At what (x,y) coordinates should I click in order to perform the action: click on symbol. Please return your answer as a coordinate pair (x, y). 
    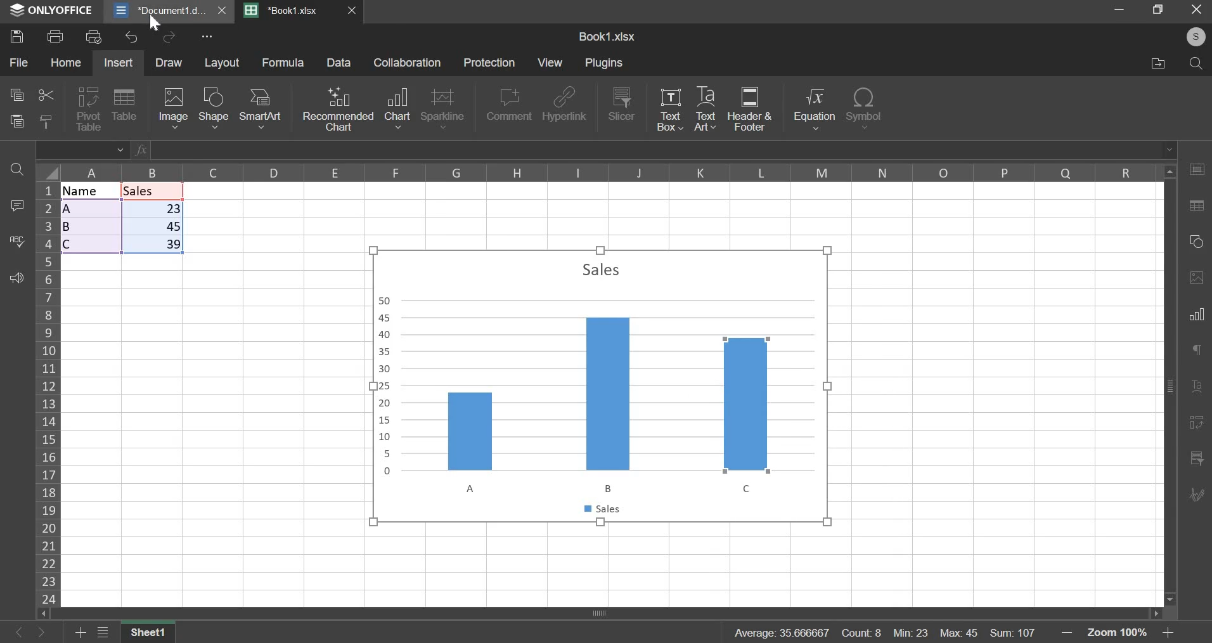
    Looking at the image, I should click on (863, 109).